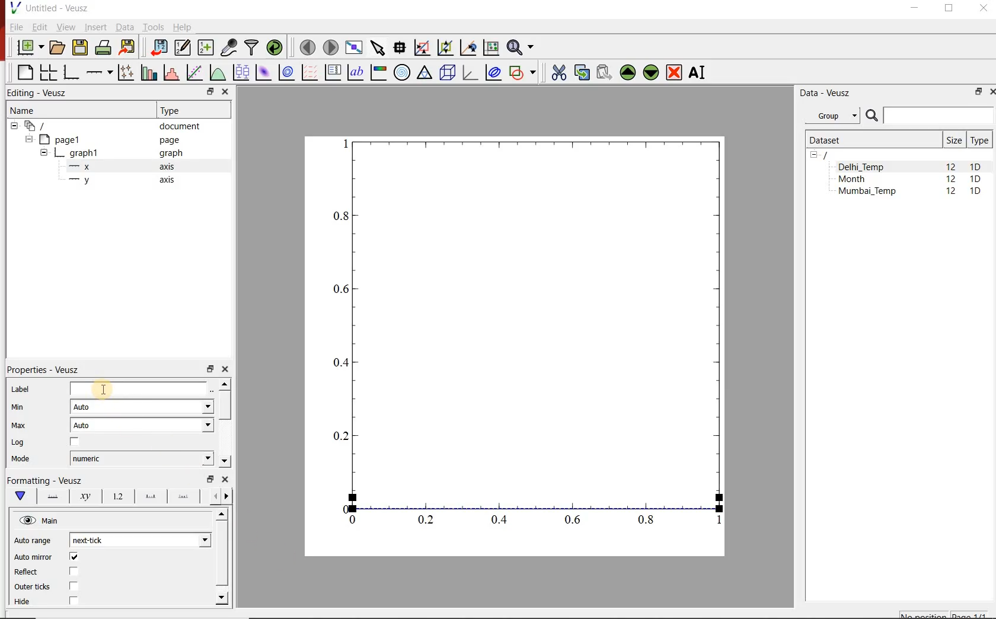 The height and width of the screenshot is (619, 996). What do you see at coordinates (264, 72) in the screenshot?
I see `plot a 2d dataset as an image` at bounding box center [264, 72].